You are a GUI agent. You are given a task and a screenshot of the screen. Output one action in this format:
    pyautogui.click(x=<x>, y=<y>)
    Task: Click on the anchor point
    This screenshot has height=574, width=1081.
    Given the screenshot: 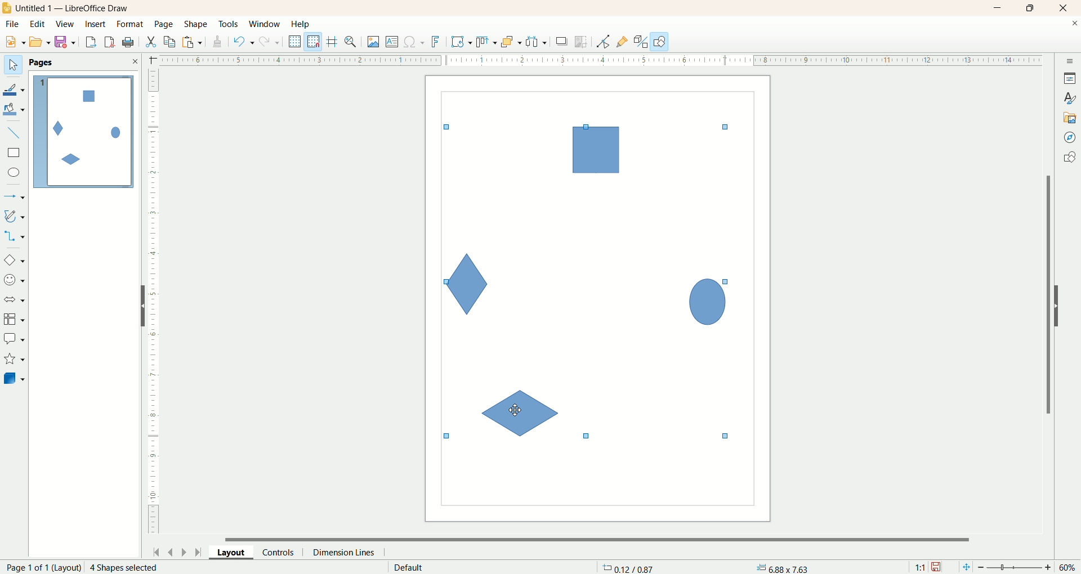 What is the action you would take?
    pyautogui.click(x=781, y=568)
    